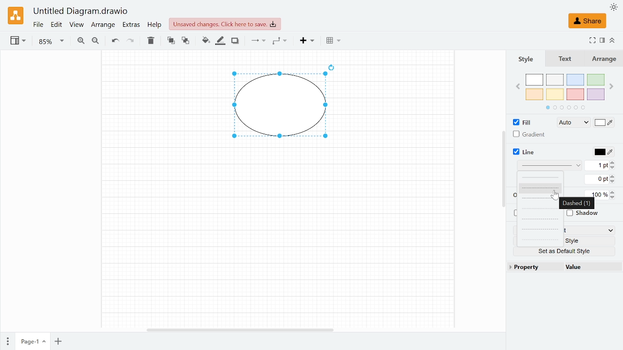 This screenshot has width=623, height=350. Describe the element at coordinates (611, 40) in the screenshot. I see `Collapse` at that location.